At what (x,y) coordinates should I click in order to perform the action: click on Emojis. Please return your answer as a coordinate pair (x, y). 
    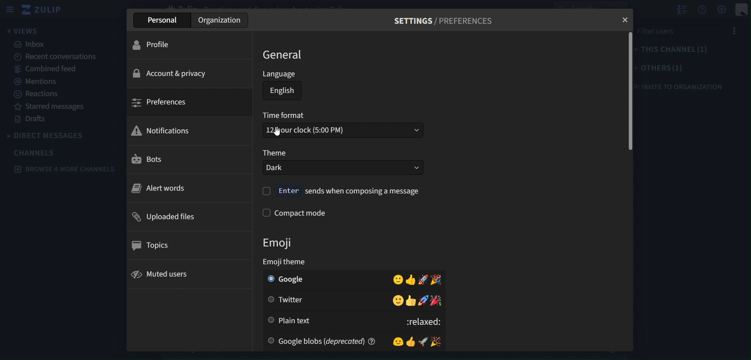
    Looking at the image, I should click on (421, 341).